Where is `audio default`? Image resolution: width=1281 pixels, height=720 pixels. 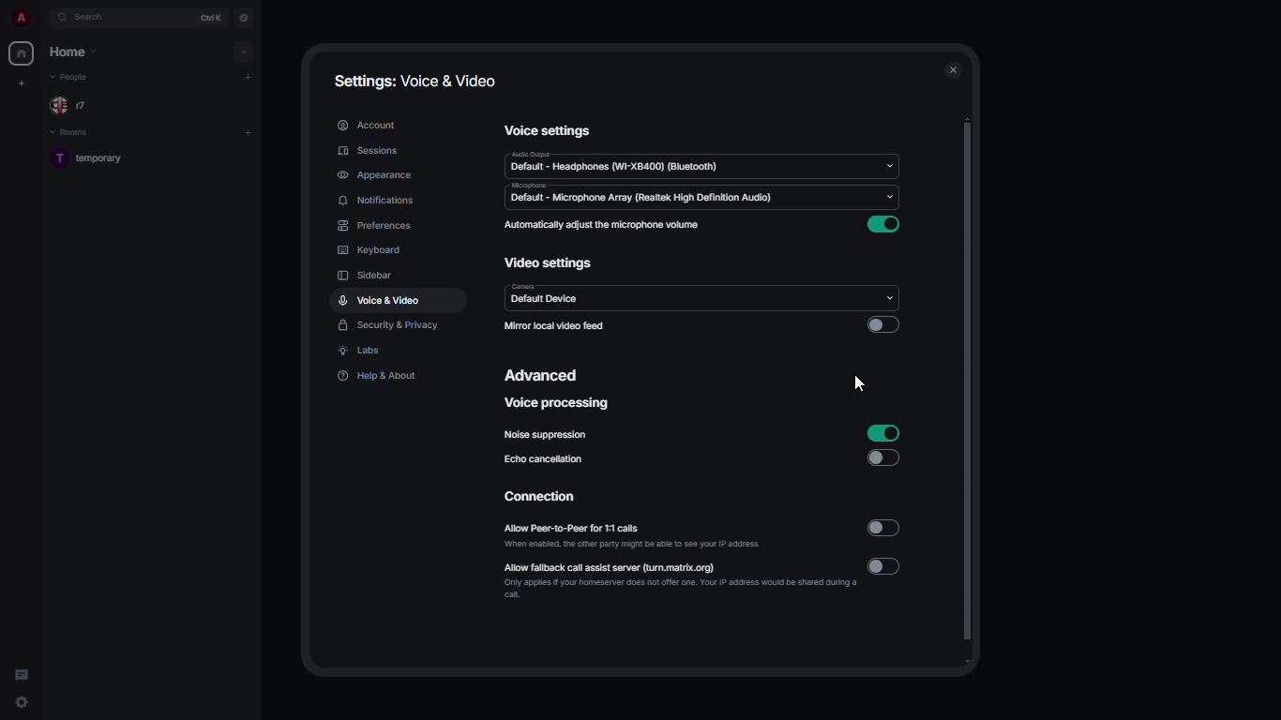 audio default is located at coordinates (615, 163).